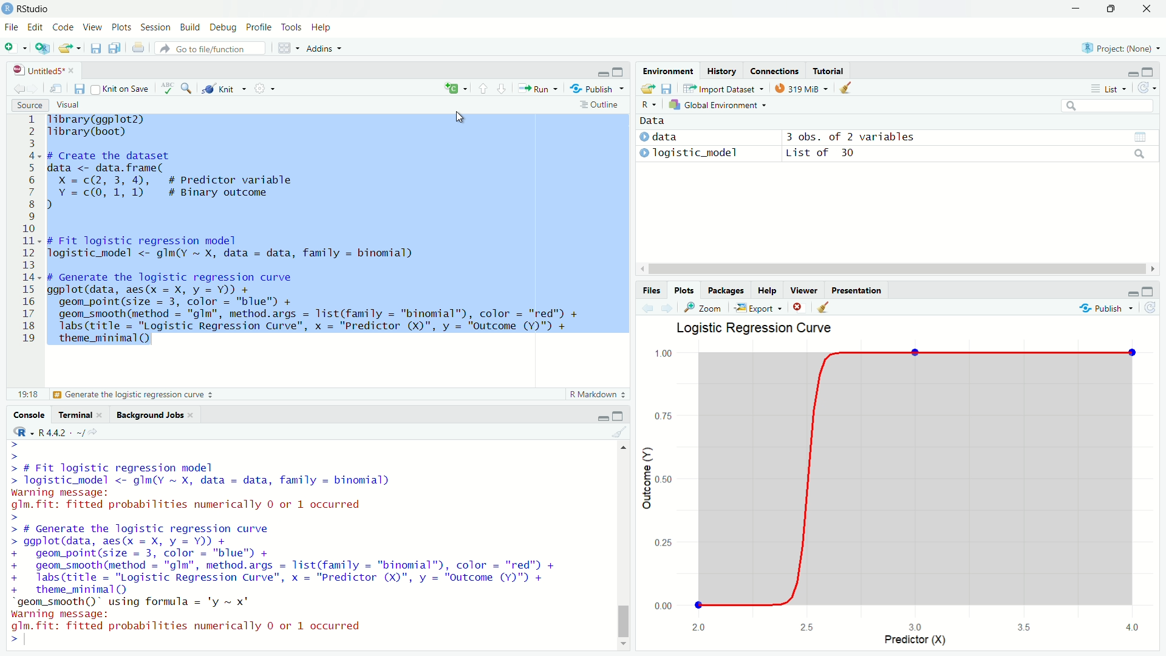 This screenshot has width=1166, height=656. What do you see at coordinates (667, 89) in the screenshot?
I see `Save workspace as` at bounding box center [667, 89].